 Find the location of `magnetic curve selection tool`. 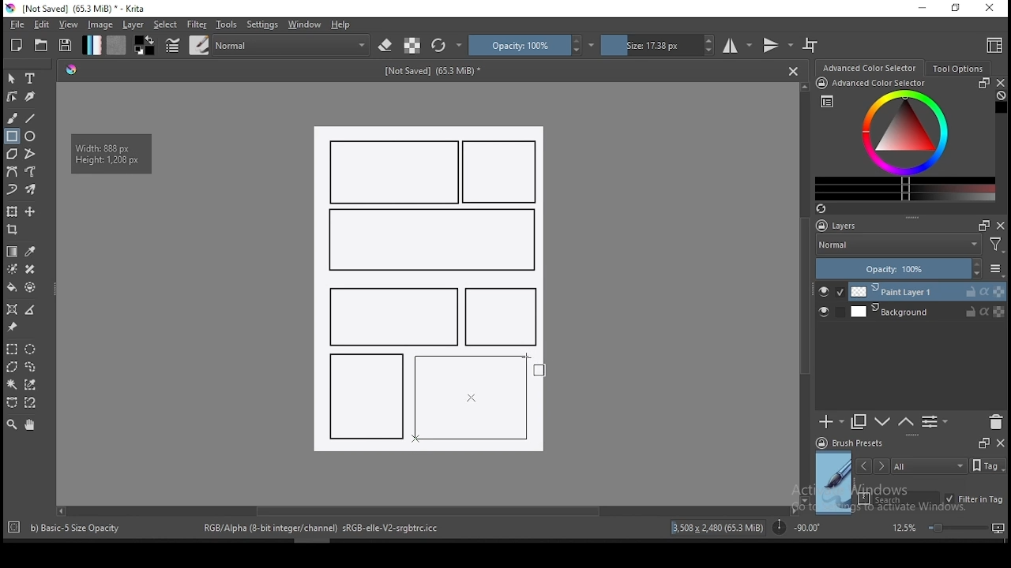

magnetic curve selection tool is located at coordinates (28, 402).